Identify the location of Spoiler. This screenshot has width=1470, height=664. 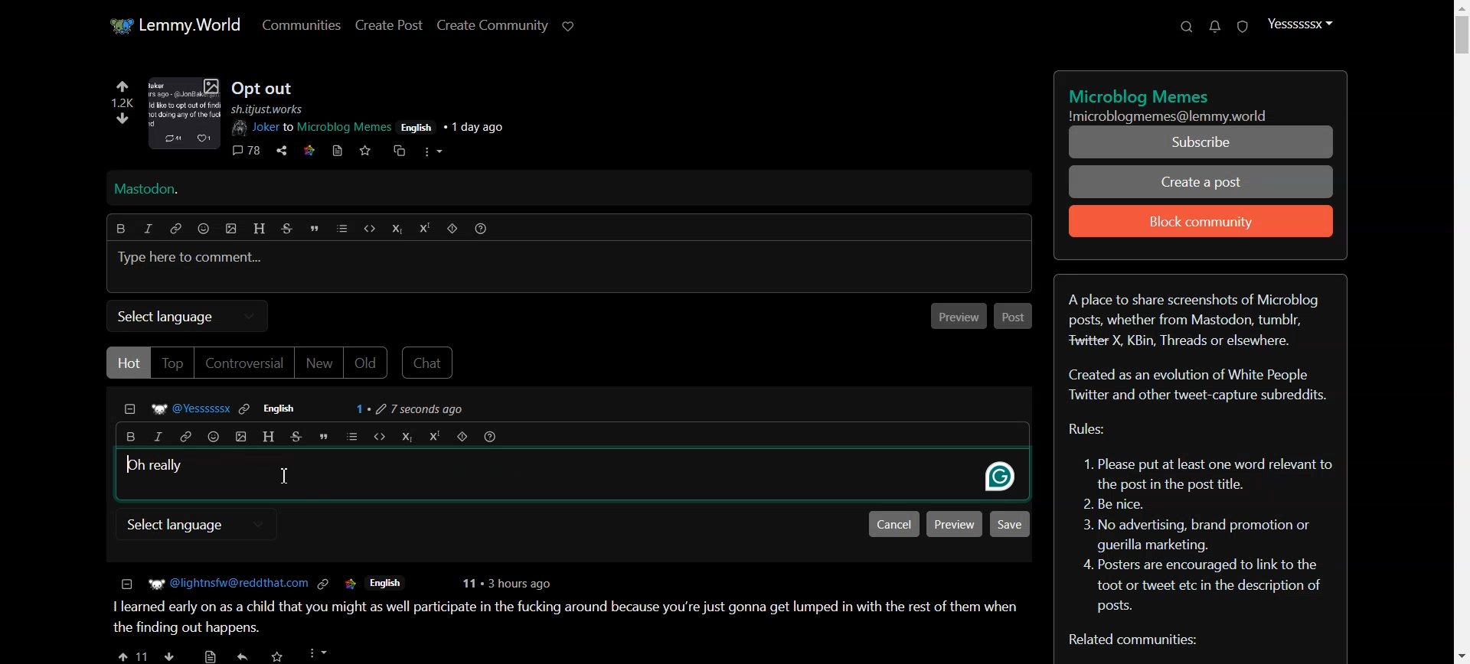
(453, 229).